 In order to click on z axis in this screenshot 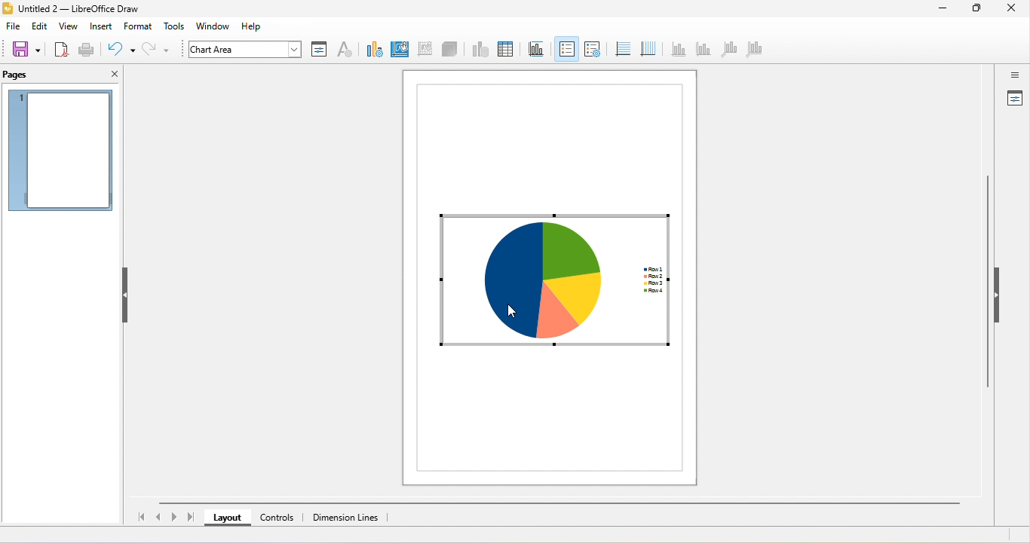, I will do `click(727, 49)`.